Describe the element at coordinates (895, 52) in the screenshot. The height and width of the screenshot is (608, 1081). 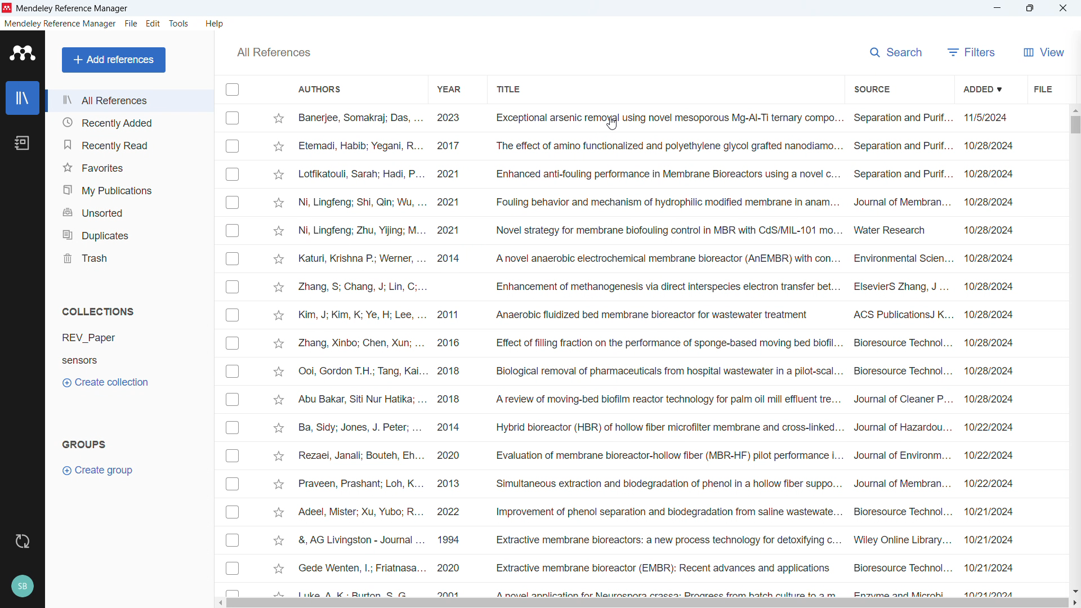
I see `search ` at that location.